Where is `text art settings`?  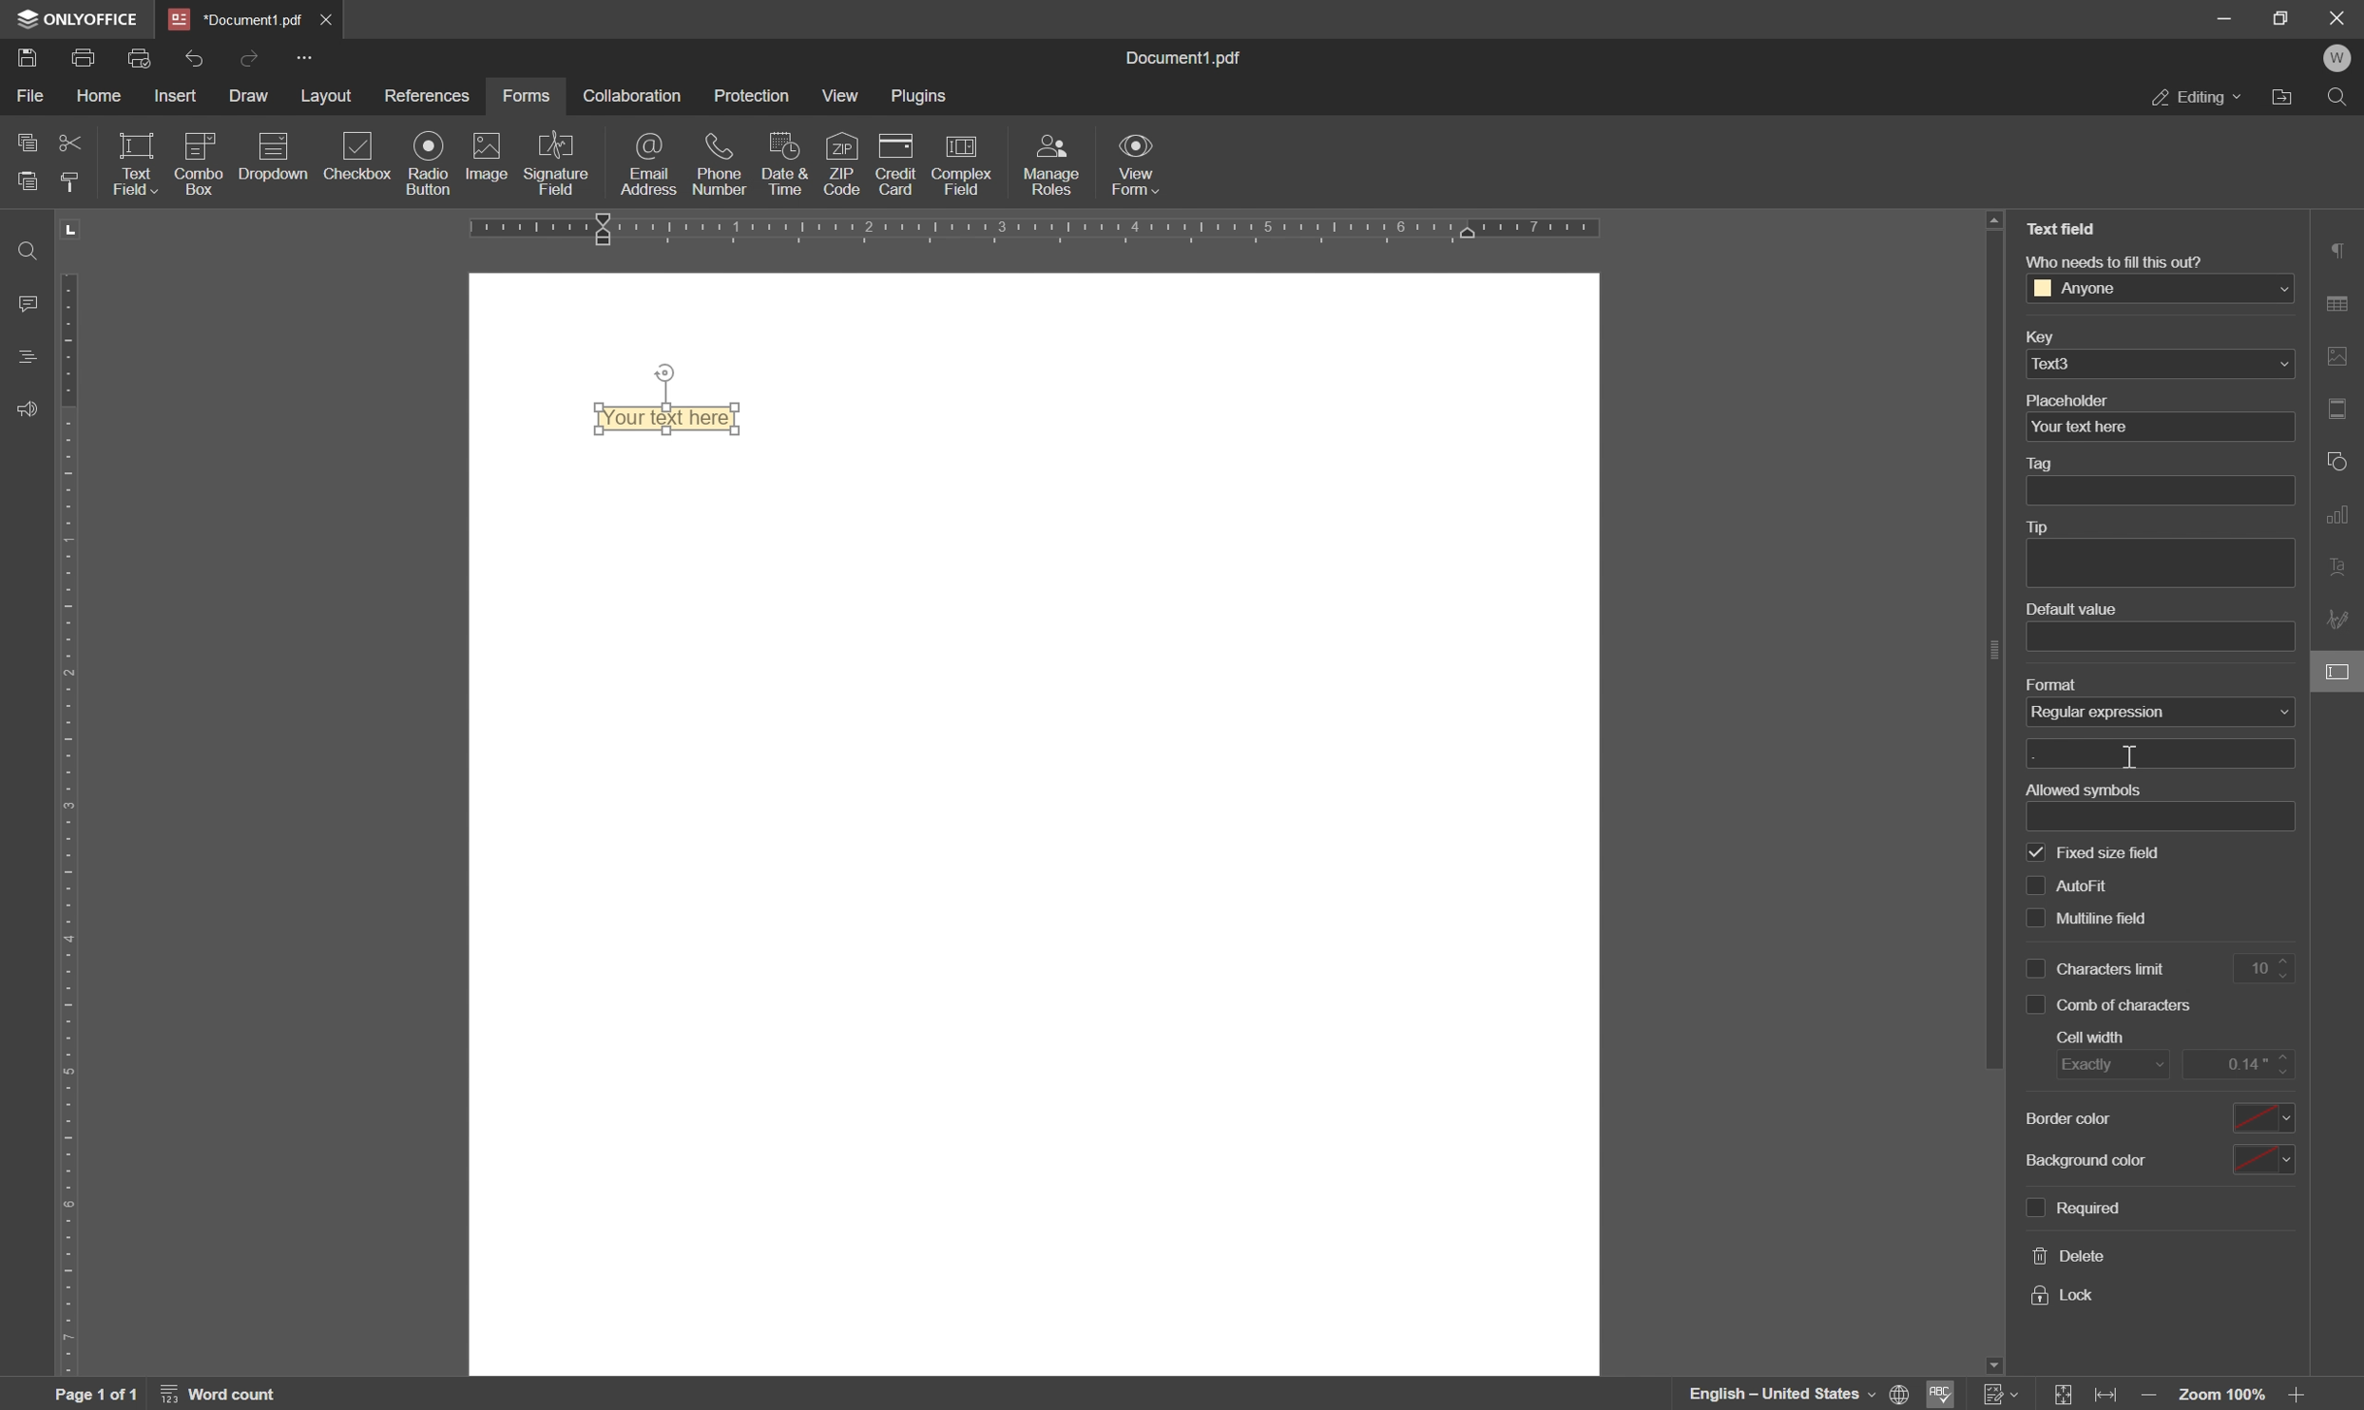
text art settings is located at coordinates (2342, 570).